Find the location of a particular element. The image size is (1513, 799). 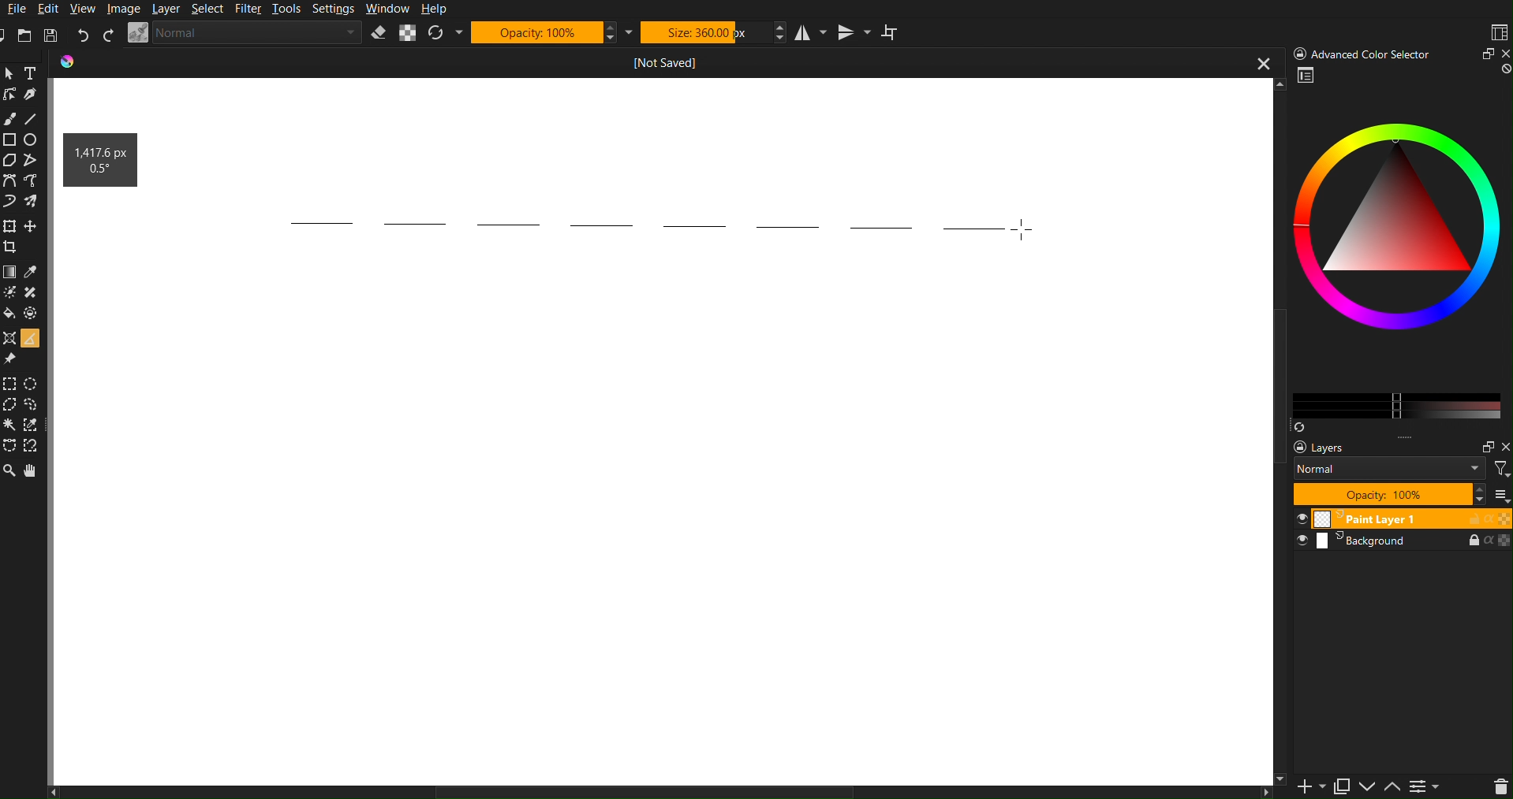

Image  is located at coordinates (122, 9).